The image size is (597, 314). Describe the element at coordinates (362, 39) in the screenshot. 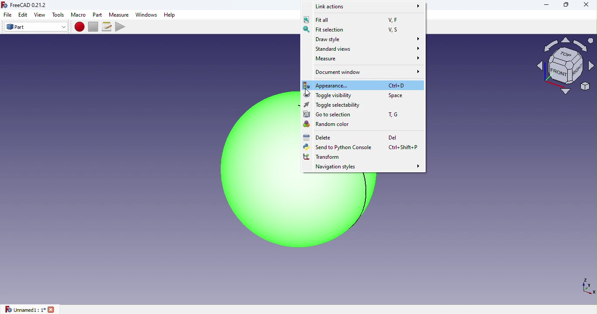

I see `Draw style` at that location.